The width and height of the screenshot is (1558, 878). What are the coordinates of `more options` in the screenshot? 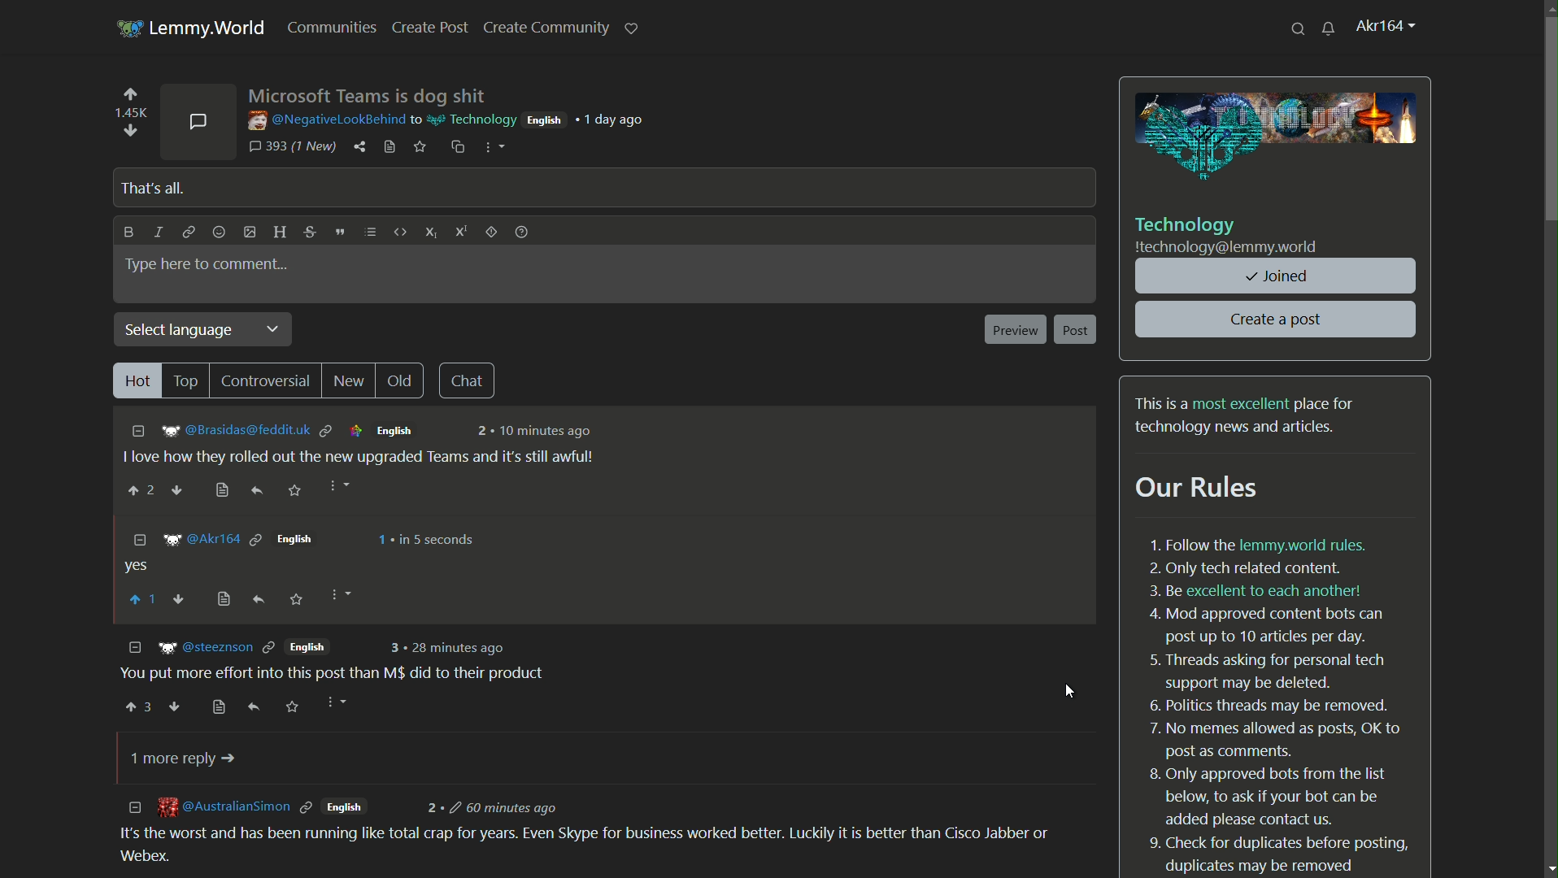 It's located at (491, 147).